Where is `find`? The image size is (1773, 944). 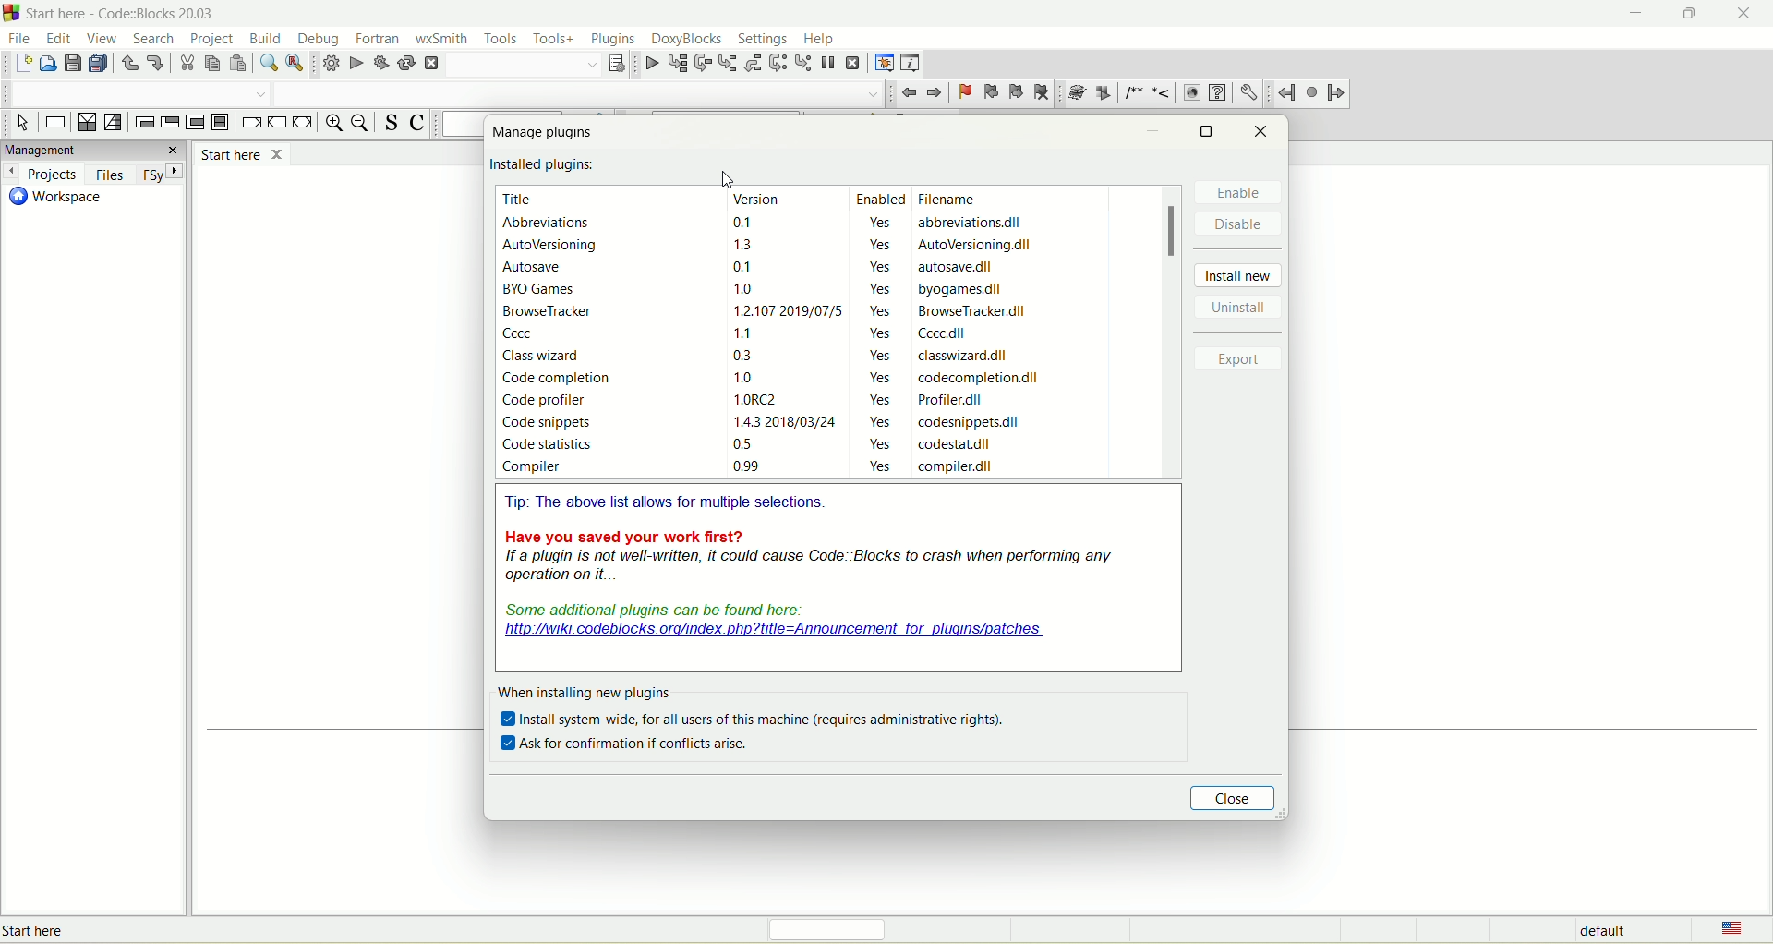
find is located at coordinates (267, 64).